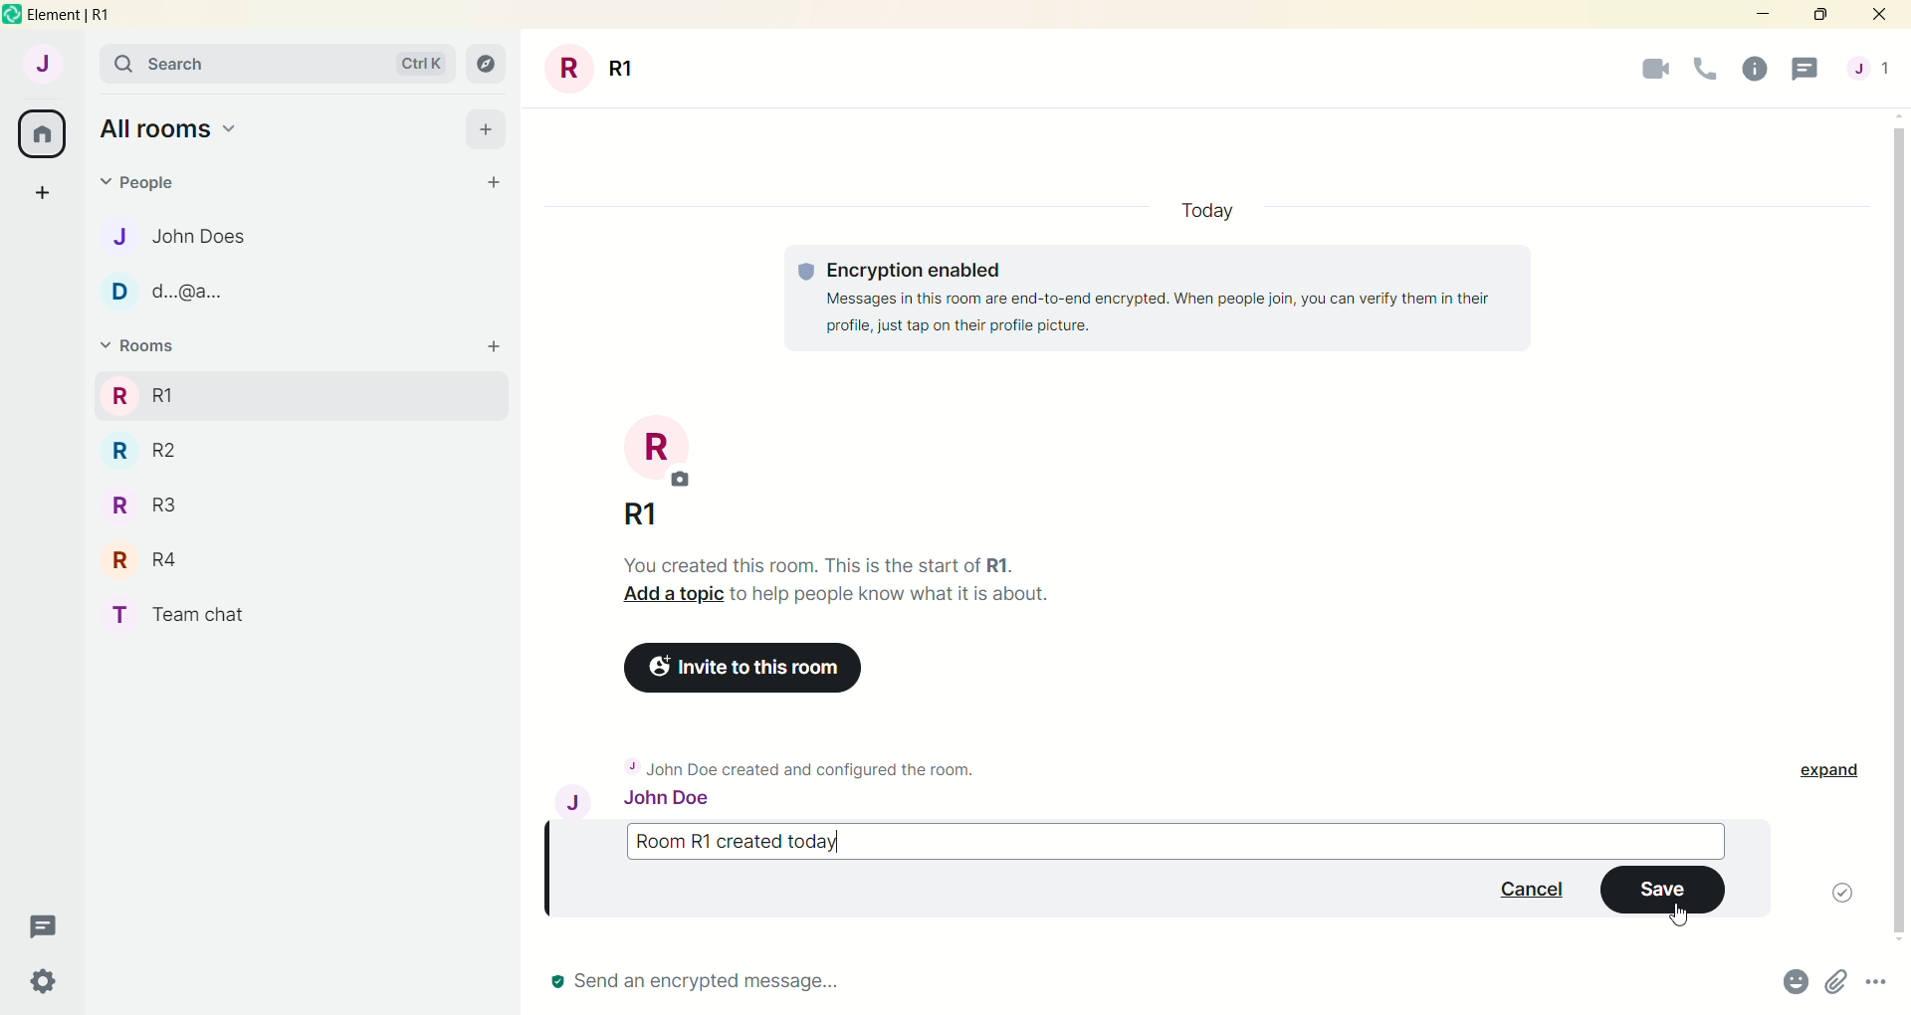 The image size is (1911, 1015). What do you see at coordinates (1830, 894) in the screenshot?
I see `message sent` at bounding box center [1830, 894].